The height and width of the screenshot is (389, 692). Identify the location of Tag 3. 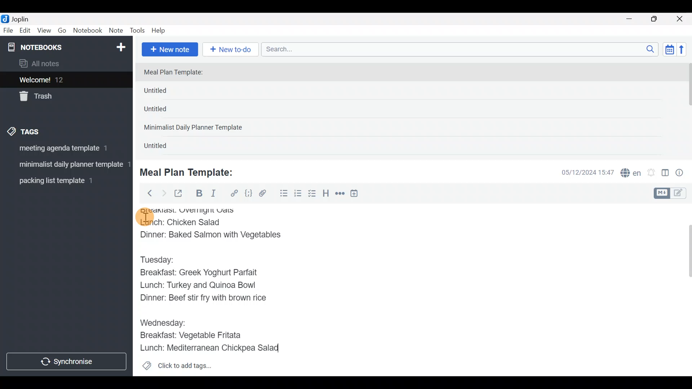
(64, 180).